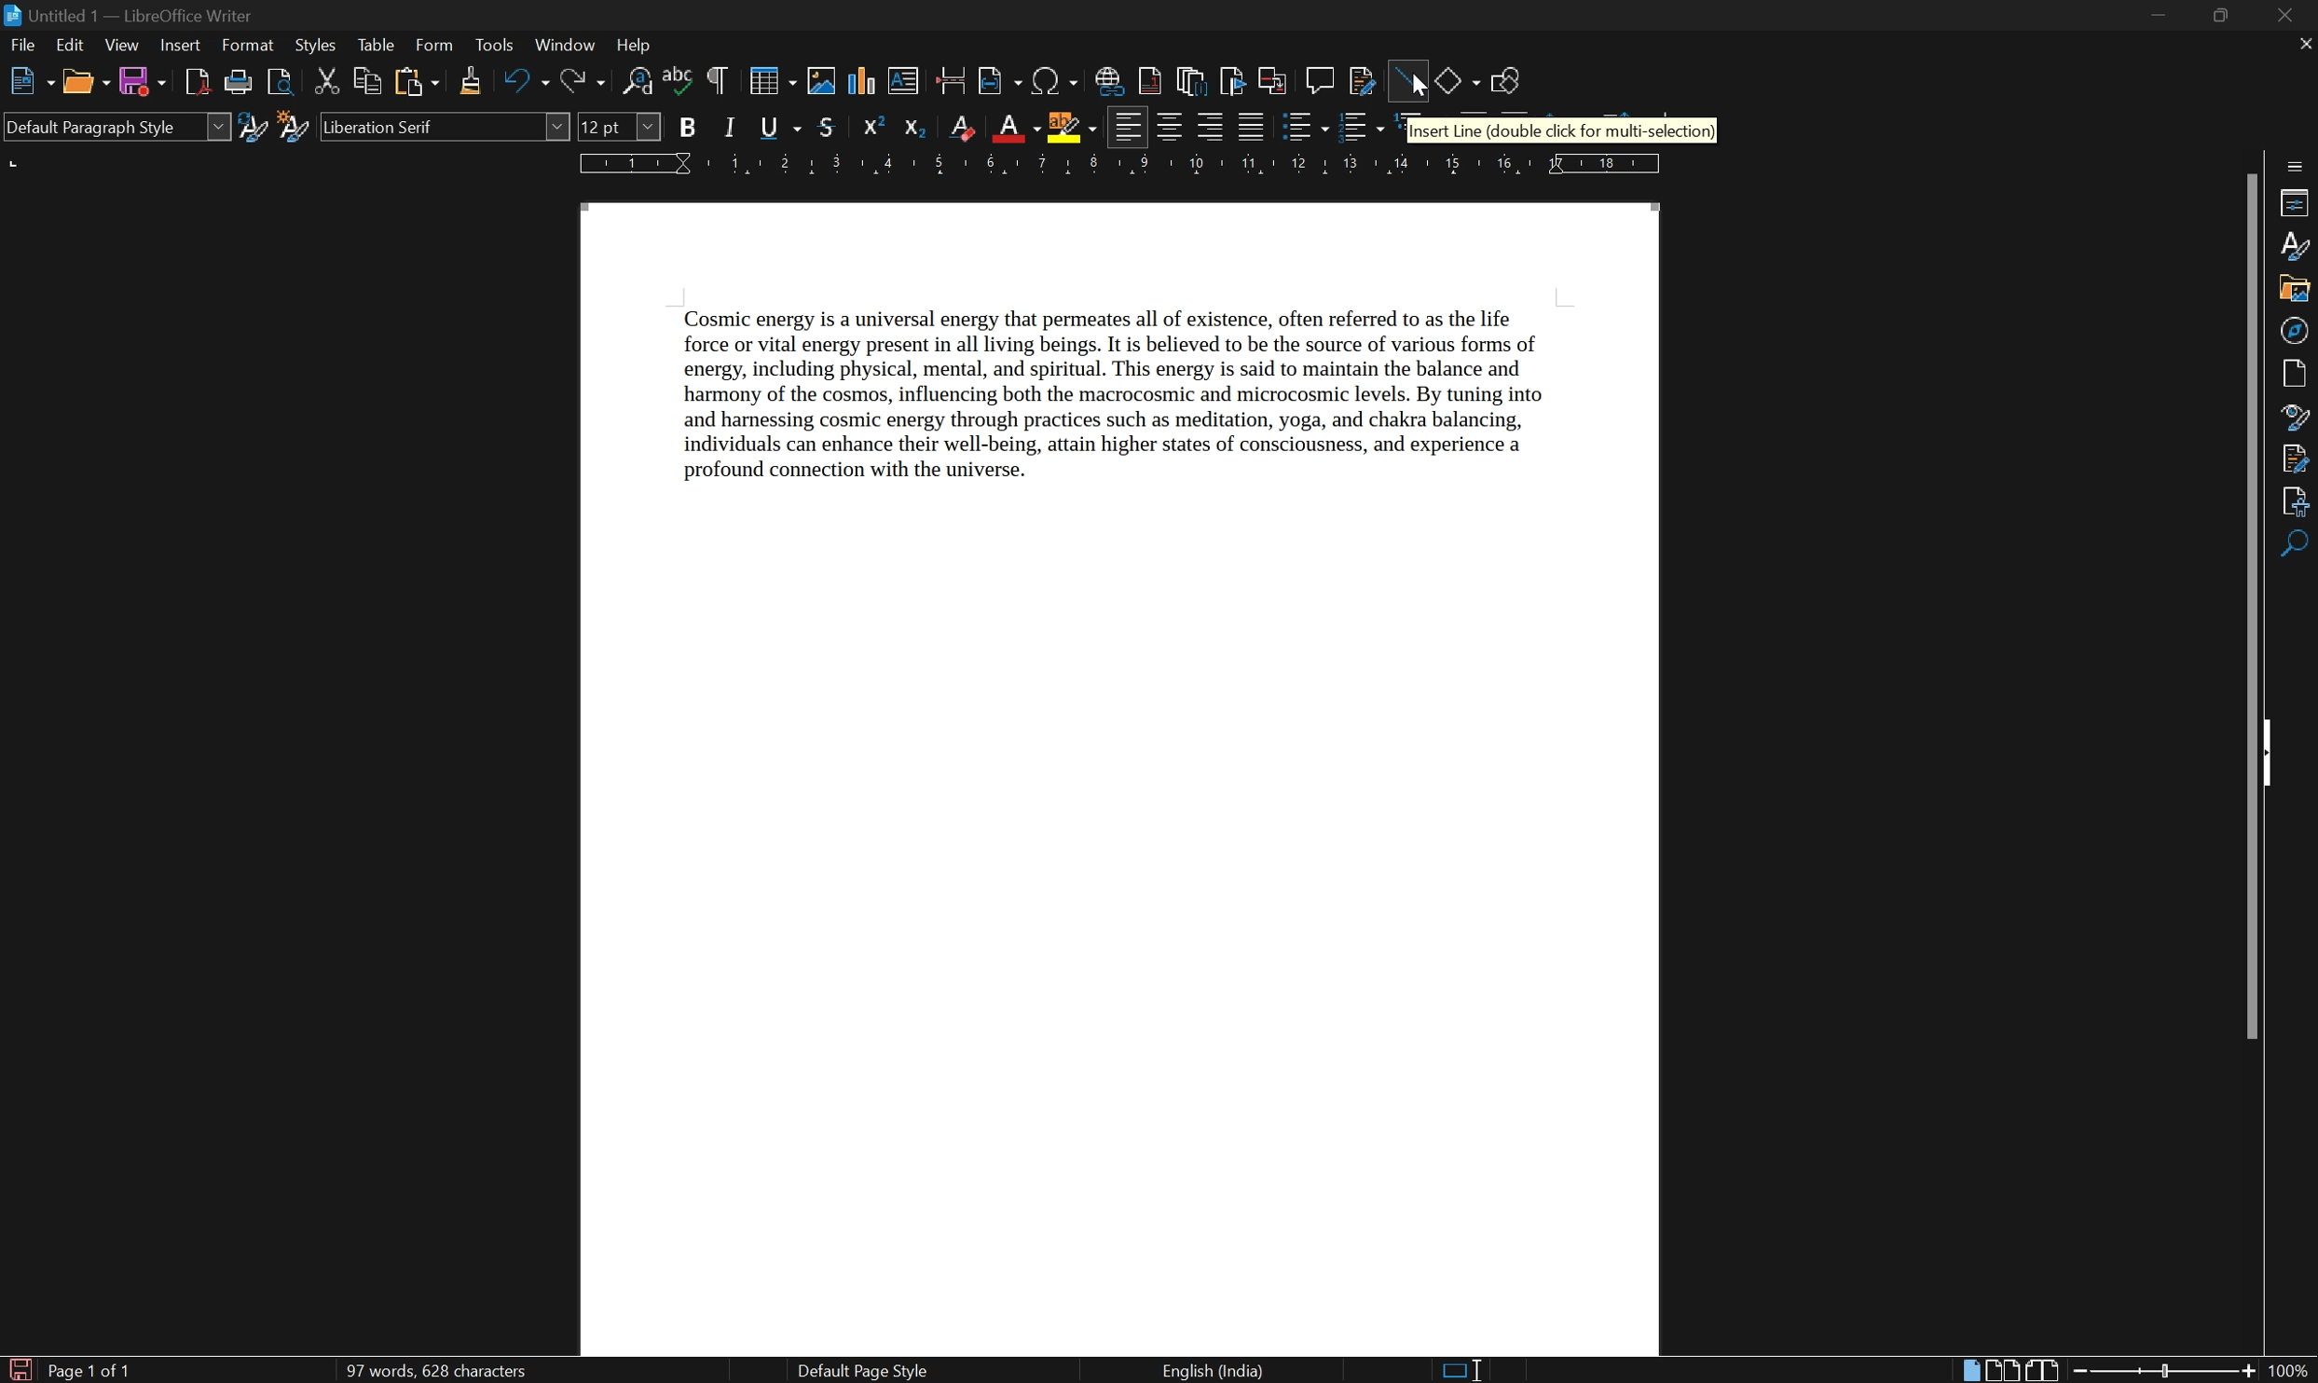 This screenshot has height=1383, width=2318. What do you see at coordinates (2043, 1369) in the screenshot?
I see `book view` at bounding box center [2043, 1369].